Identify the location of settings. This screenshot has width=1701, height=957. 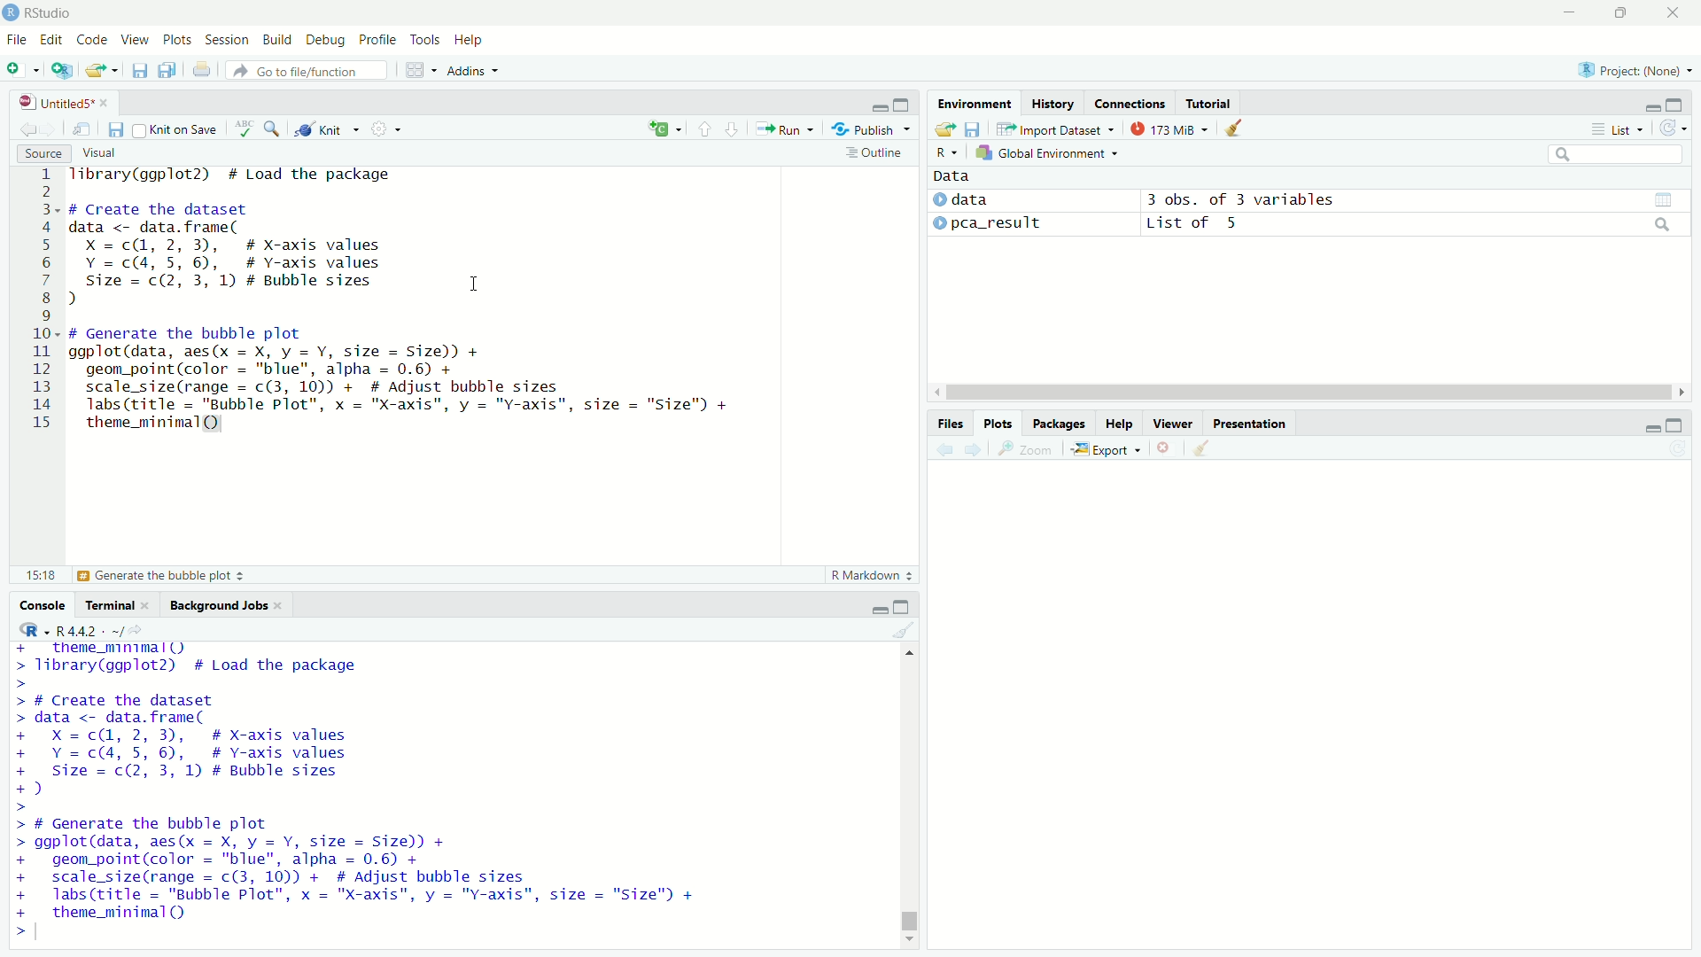
(385, 129).